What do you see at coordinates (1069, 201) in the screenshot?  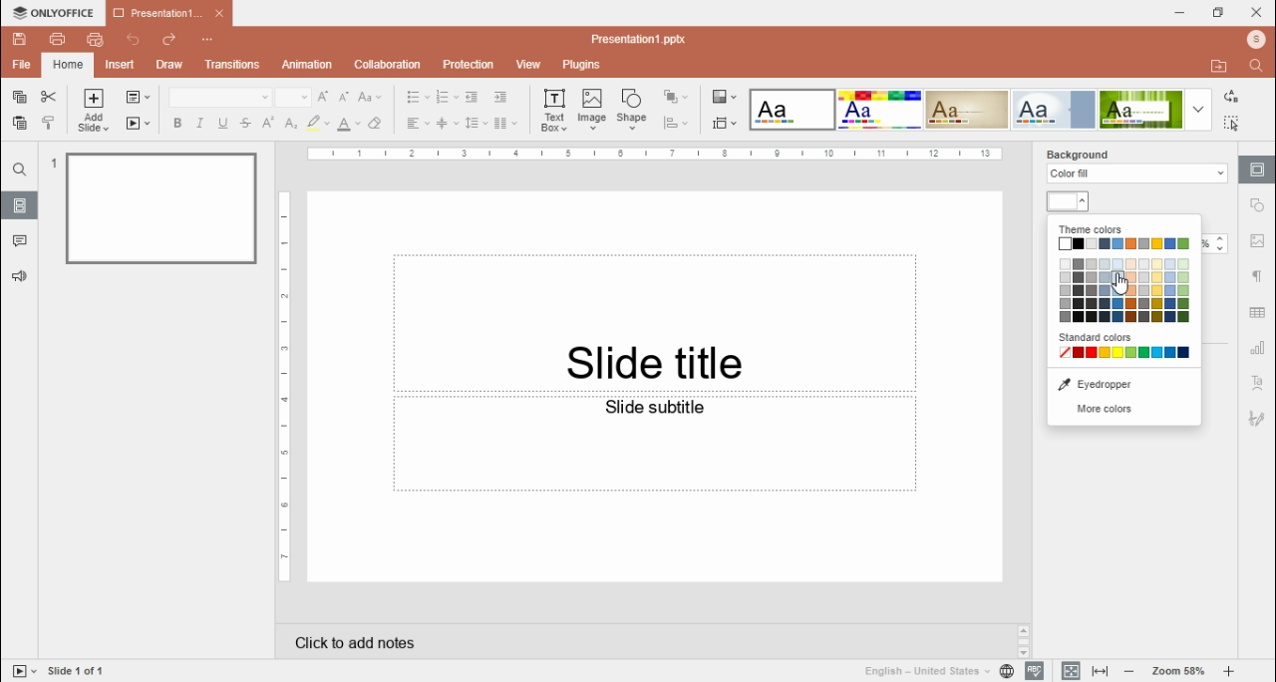 I see `color` at bounding box center [1069, 201].